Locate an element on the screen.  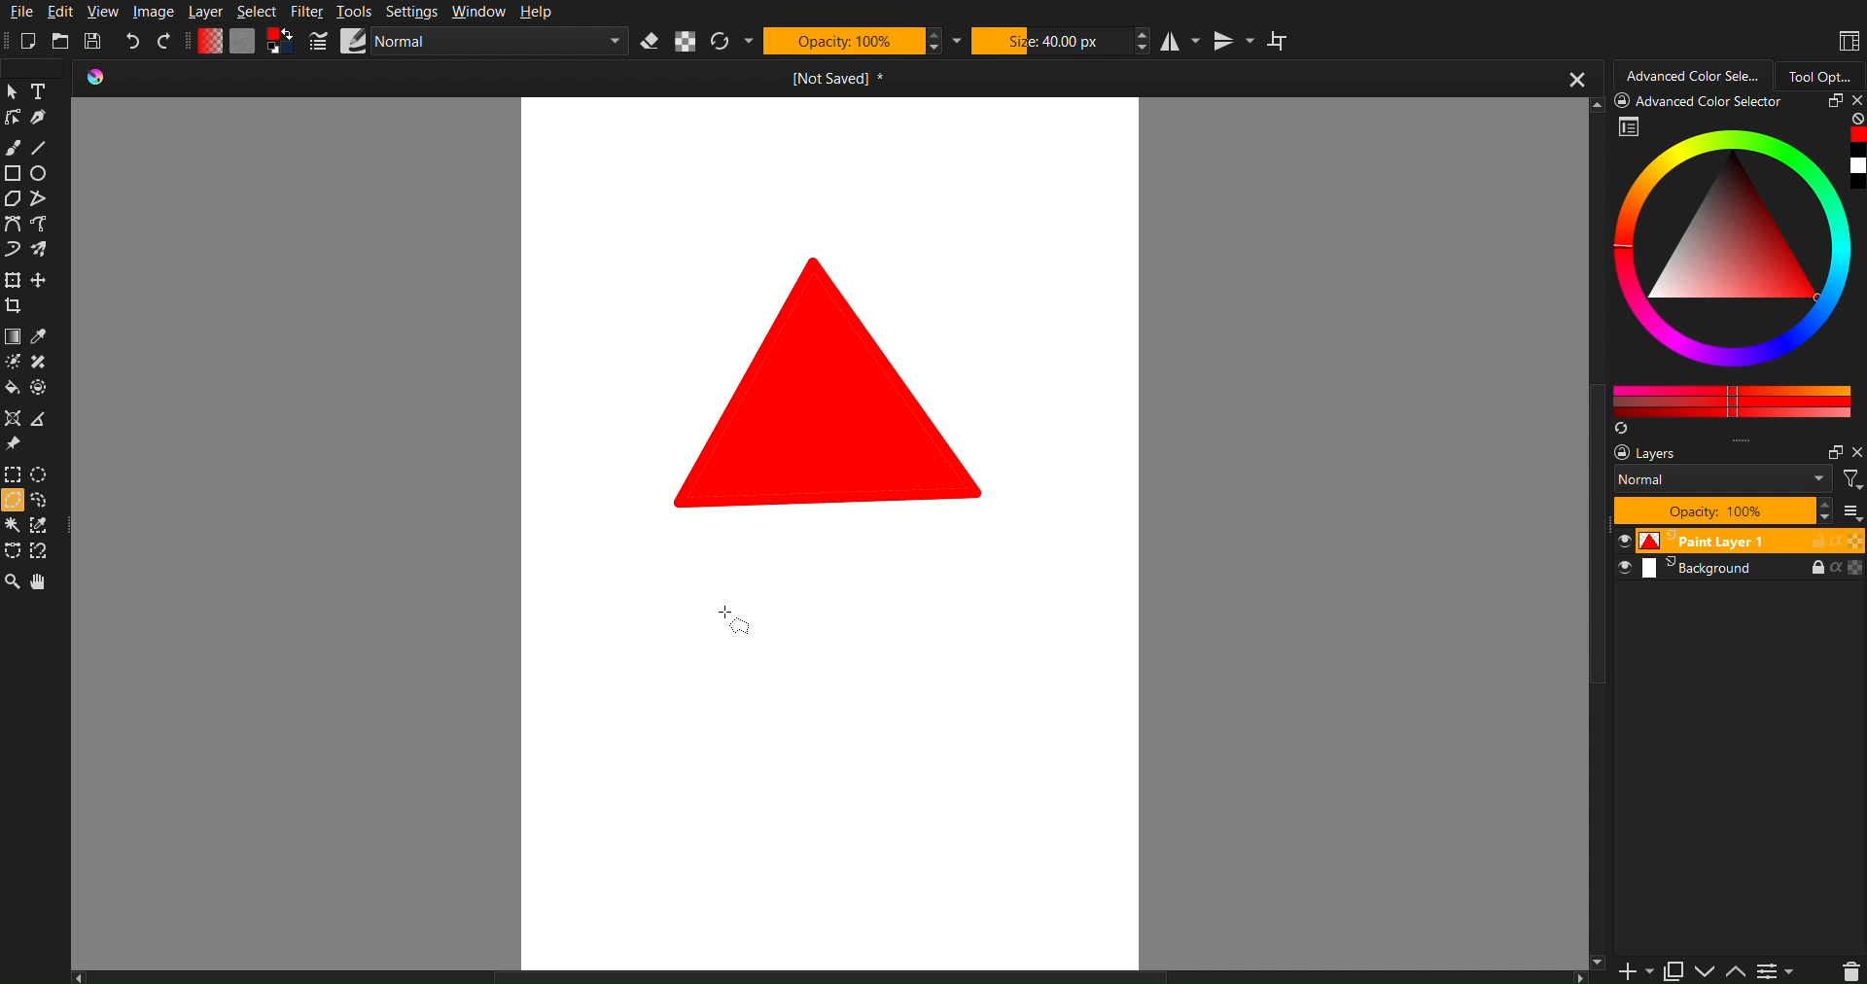
Crop is located at coordinates (17, 308).